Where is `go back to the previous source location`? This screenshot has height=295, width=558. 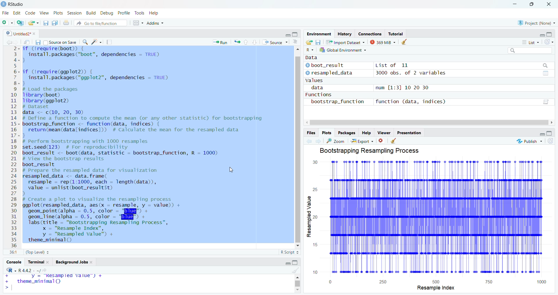 go back to the previous source location is located at coordinates (8, 42).